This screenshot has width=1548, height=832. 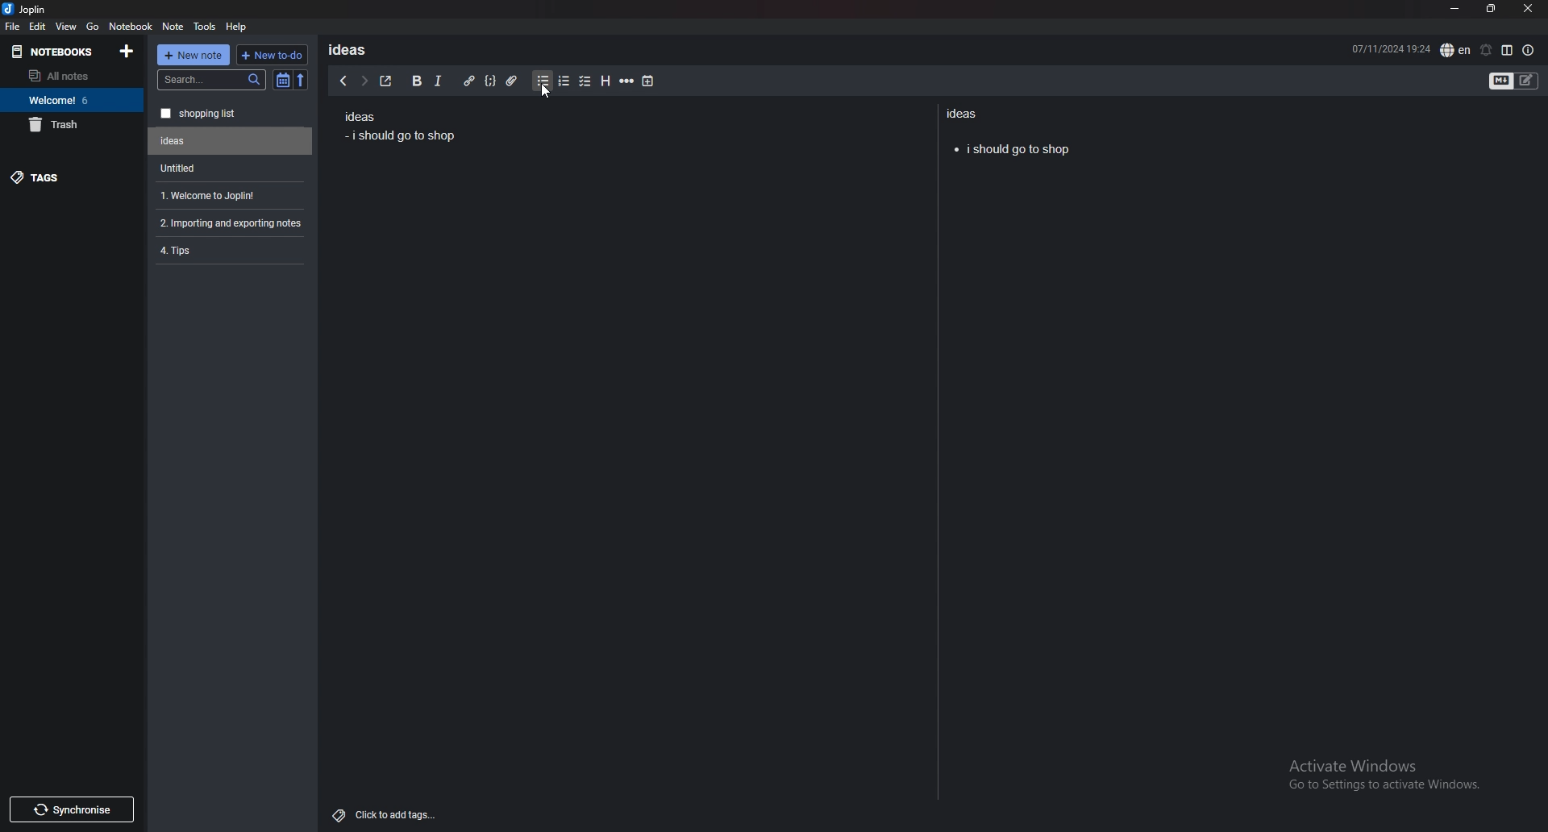 I want to click on Untitled, so click(x=227, y=168).